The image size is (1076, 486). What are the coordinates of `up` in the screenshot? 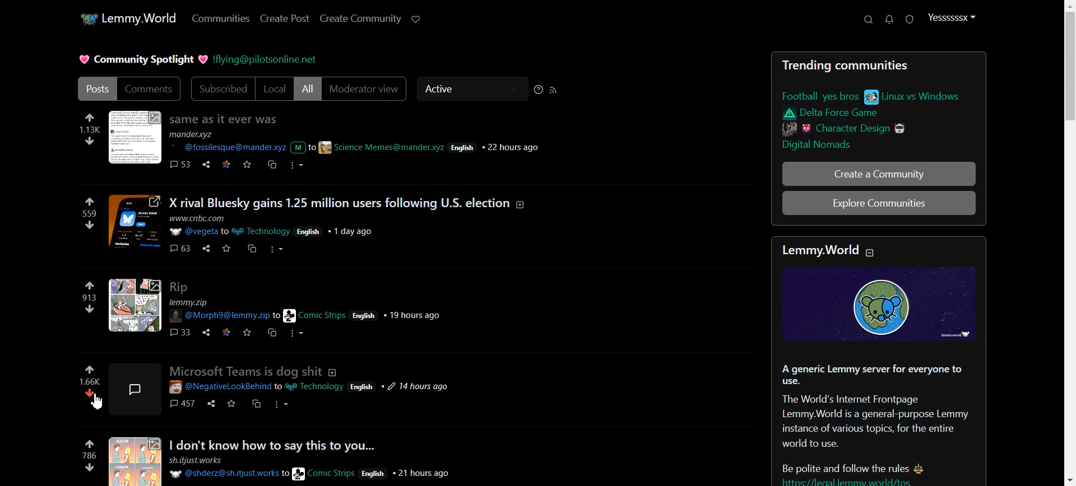 It's located at (89, 286).